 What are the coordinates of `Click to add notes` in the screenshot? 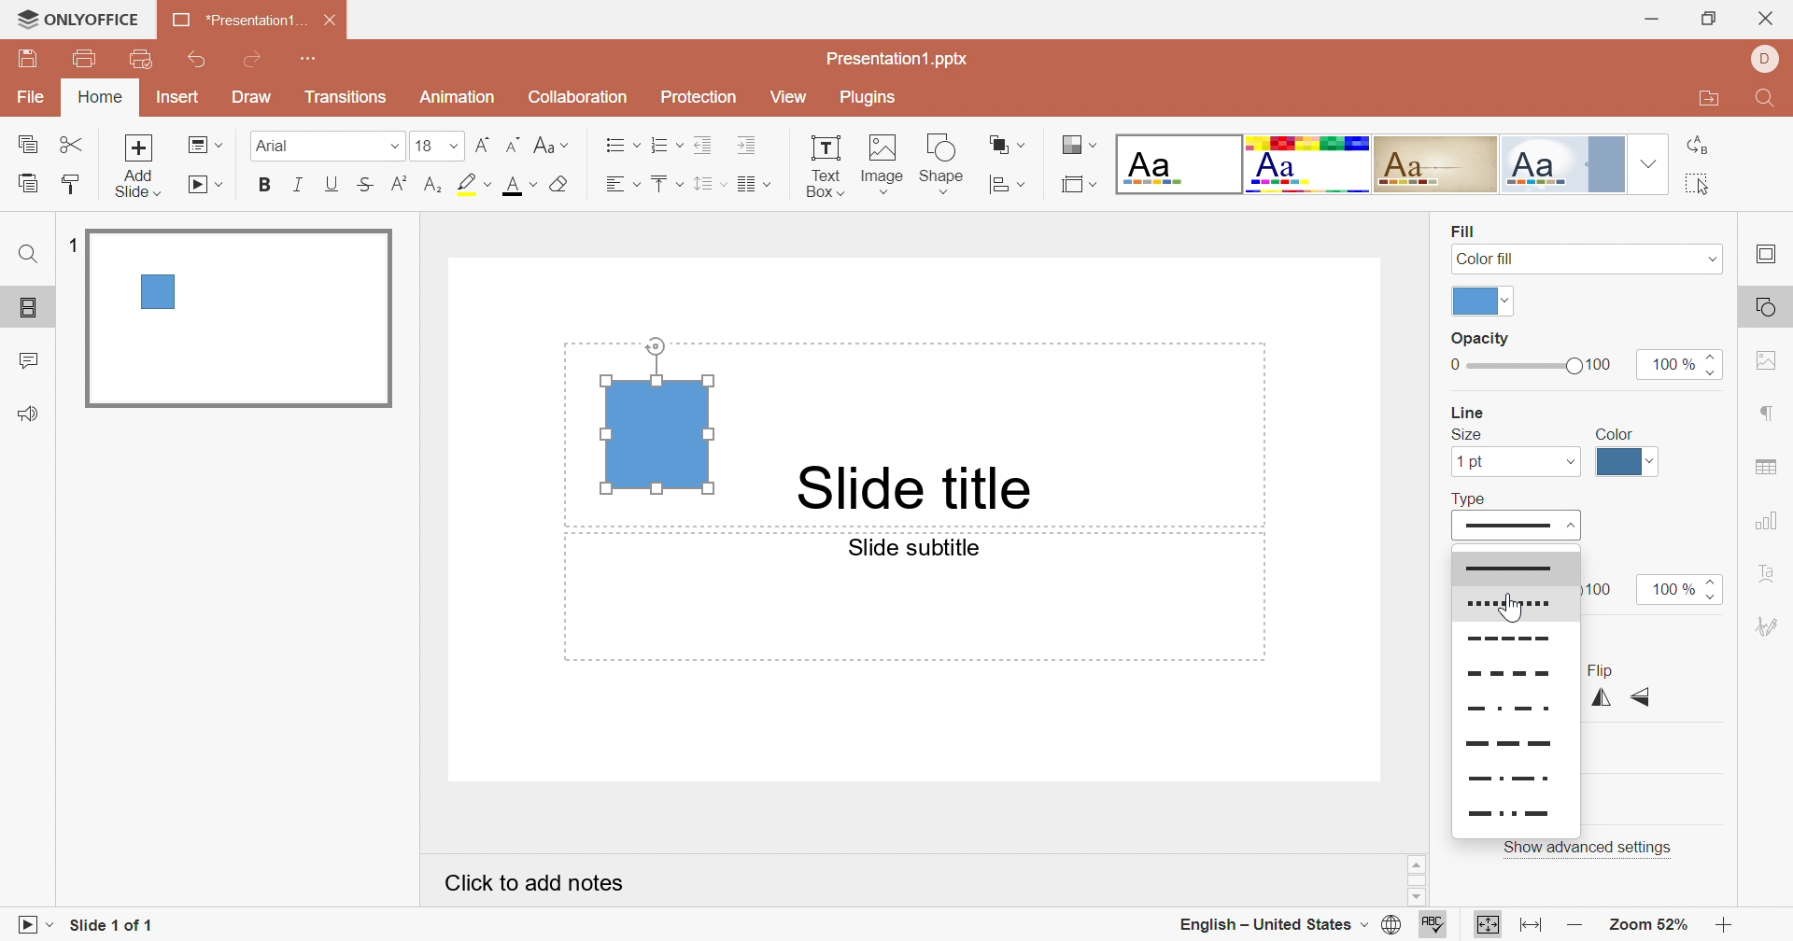 It's located at (536, 887).